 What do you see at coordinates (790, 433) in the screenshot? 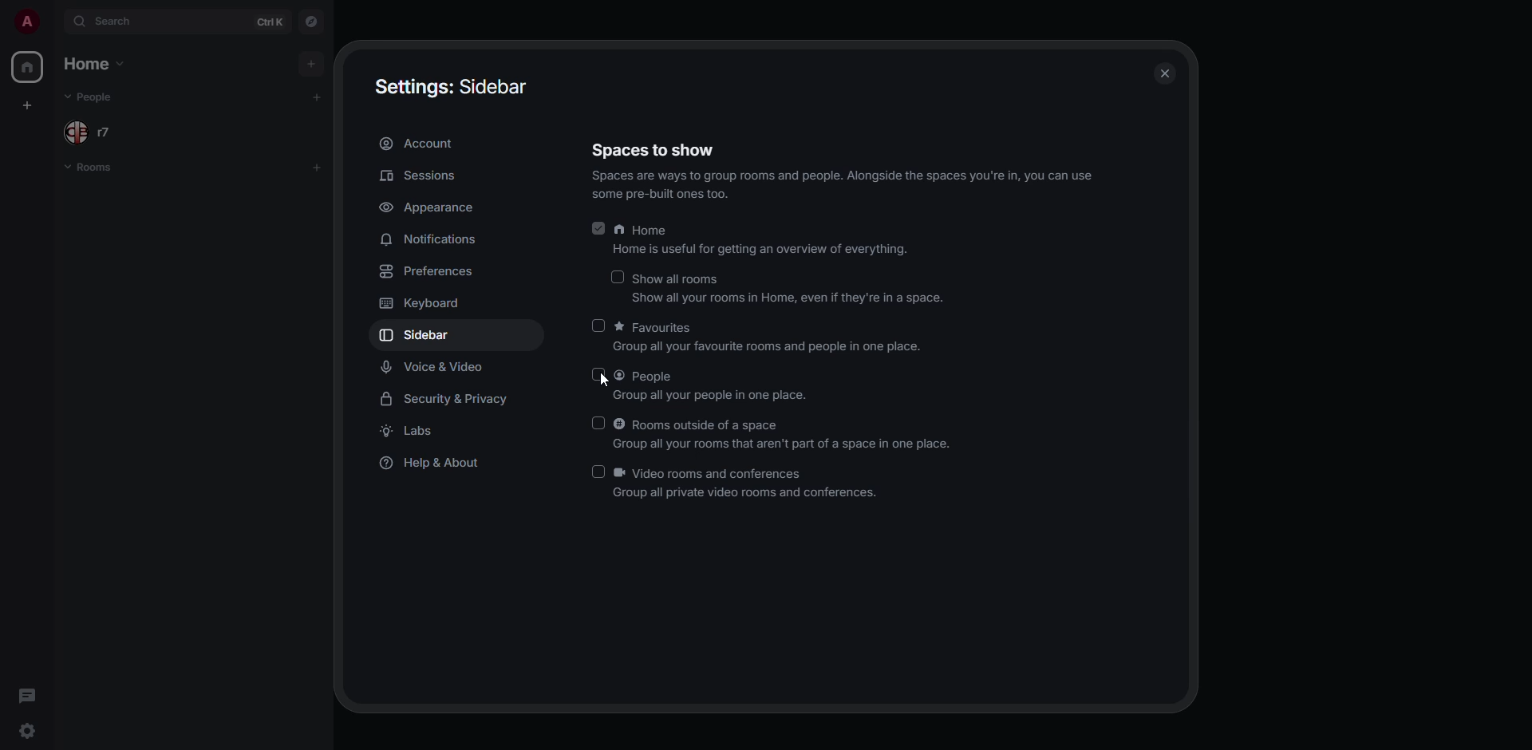
I see `rooms outside of a space` at bounding box center [790, 433].